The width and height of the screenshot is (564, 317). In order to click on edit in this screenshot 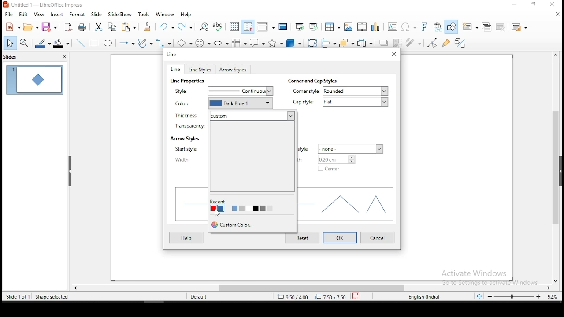, I will do `click(22, 14)`.